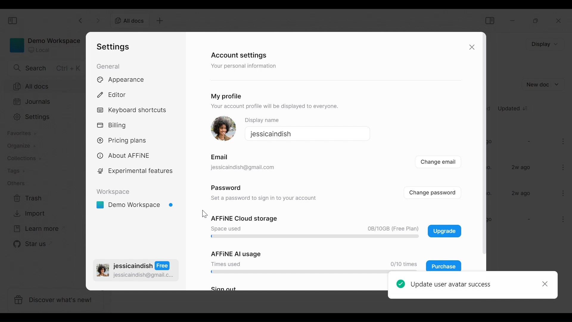 The width and height of the screenshot is (572, 322). I want to click on , so click(264, 198).